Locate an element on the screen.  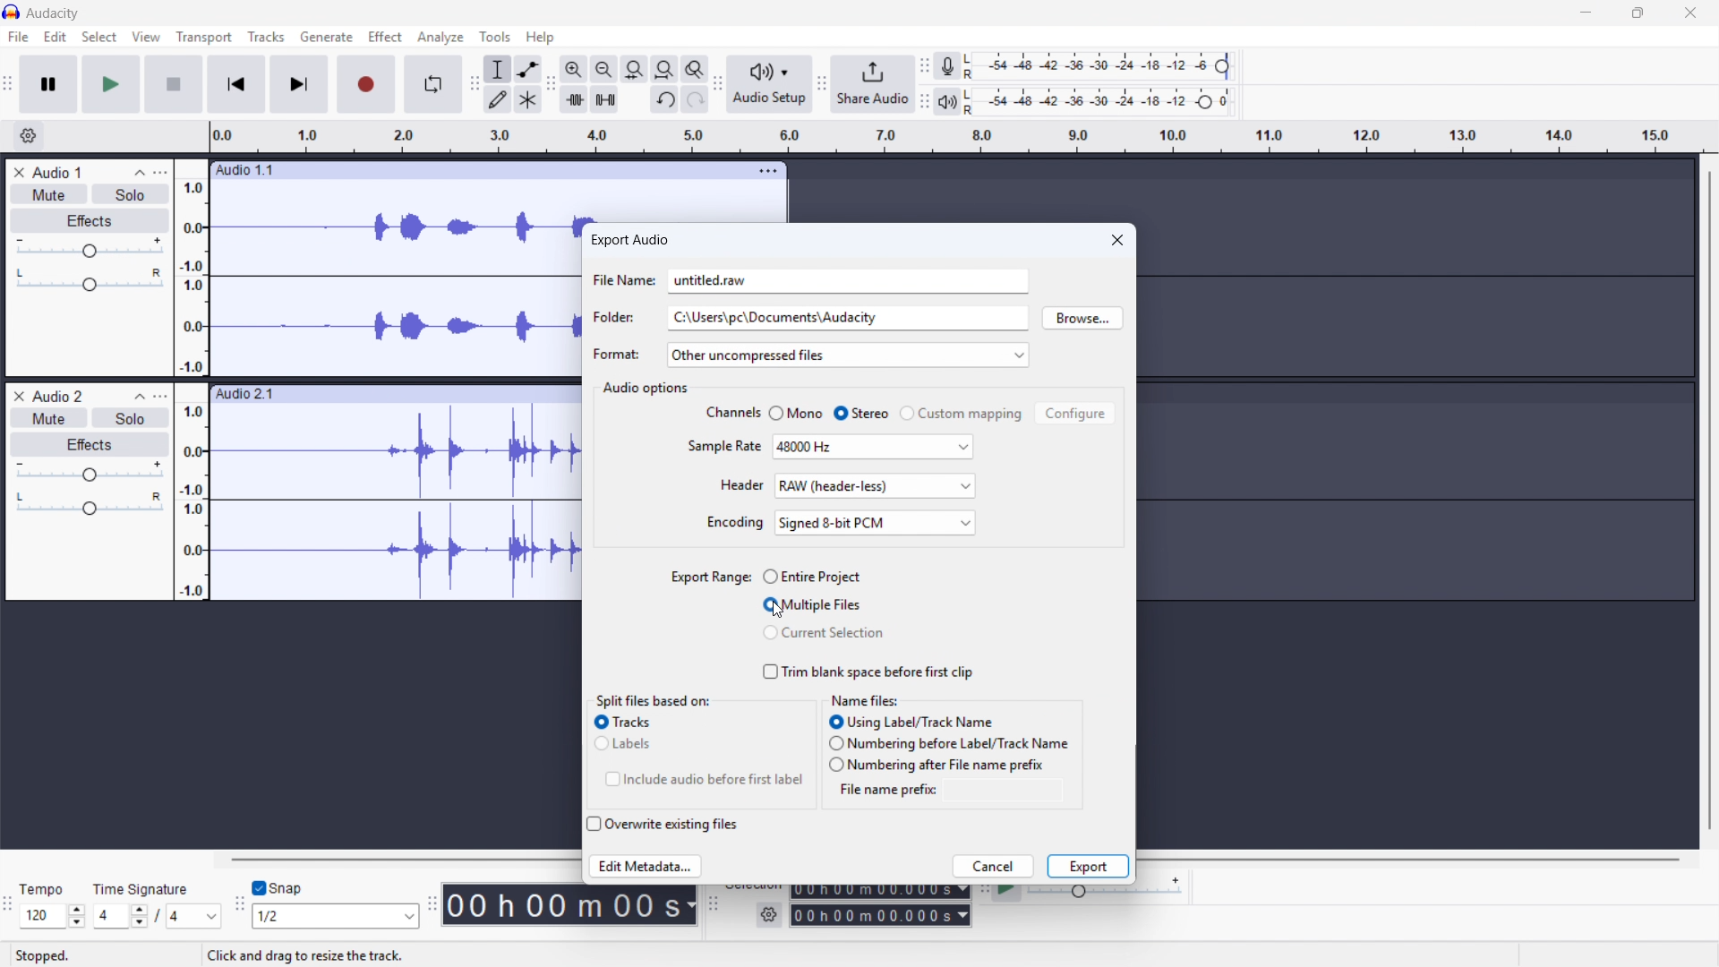
Audio setup toolbar is located at coordinates (718, 83).